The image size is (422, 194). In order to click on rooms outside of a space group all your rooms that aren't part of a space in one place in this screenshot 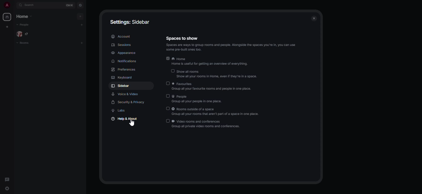, I will do `click(217, 111)`.